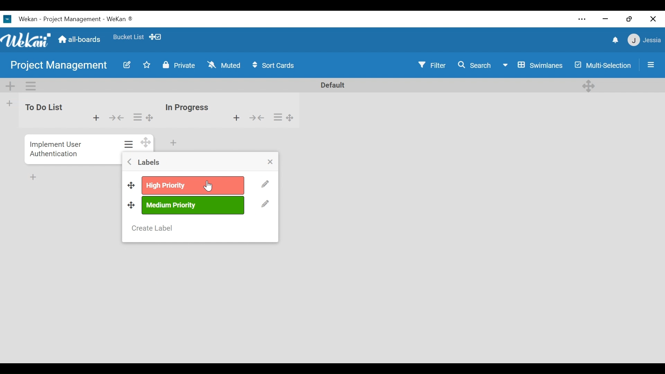 The image size is (665, 374). I want to click on Y Filter, so click(432, 64).